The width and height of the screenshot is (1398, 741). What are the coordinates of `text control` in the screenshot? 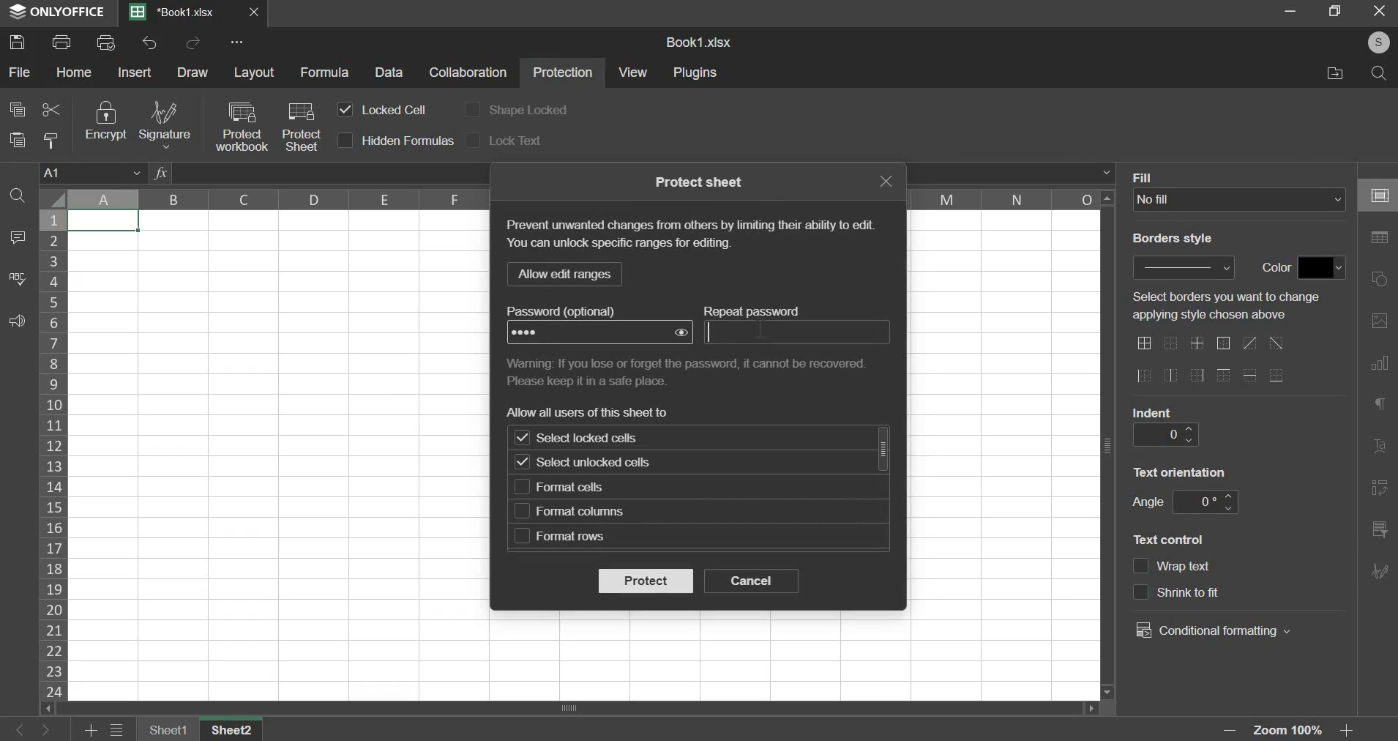 It's located at (1172, 538).